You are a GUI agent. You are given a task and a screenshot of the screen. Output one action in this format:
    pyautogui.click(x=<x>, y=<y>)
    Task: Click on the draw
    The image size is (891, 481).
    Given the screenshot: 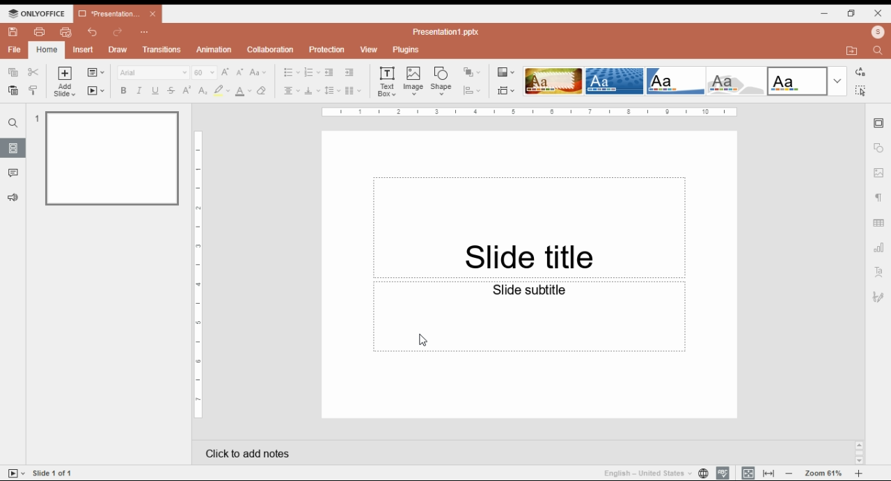 What is the action you would take?
    pyautogui.click(x=119, y=49)
    